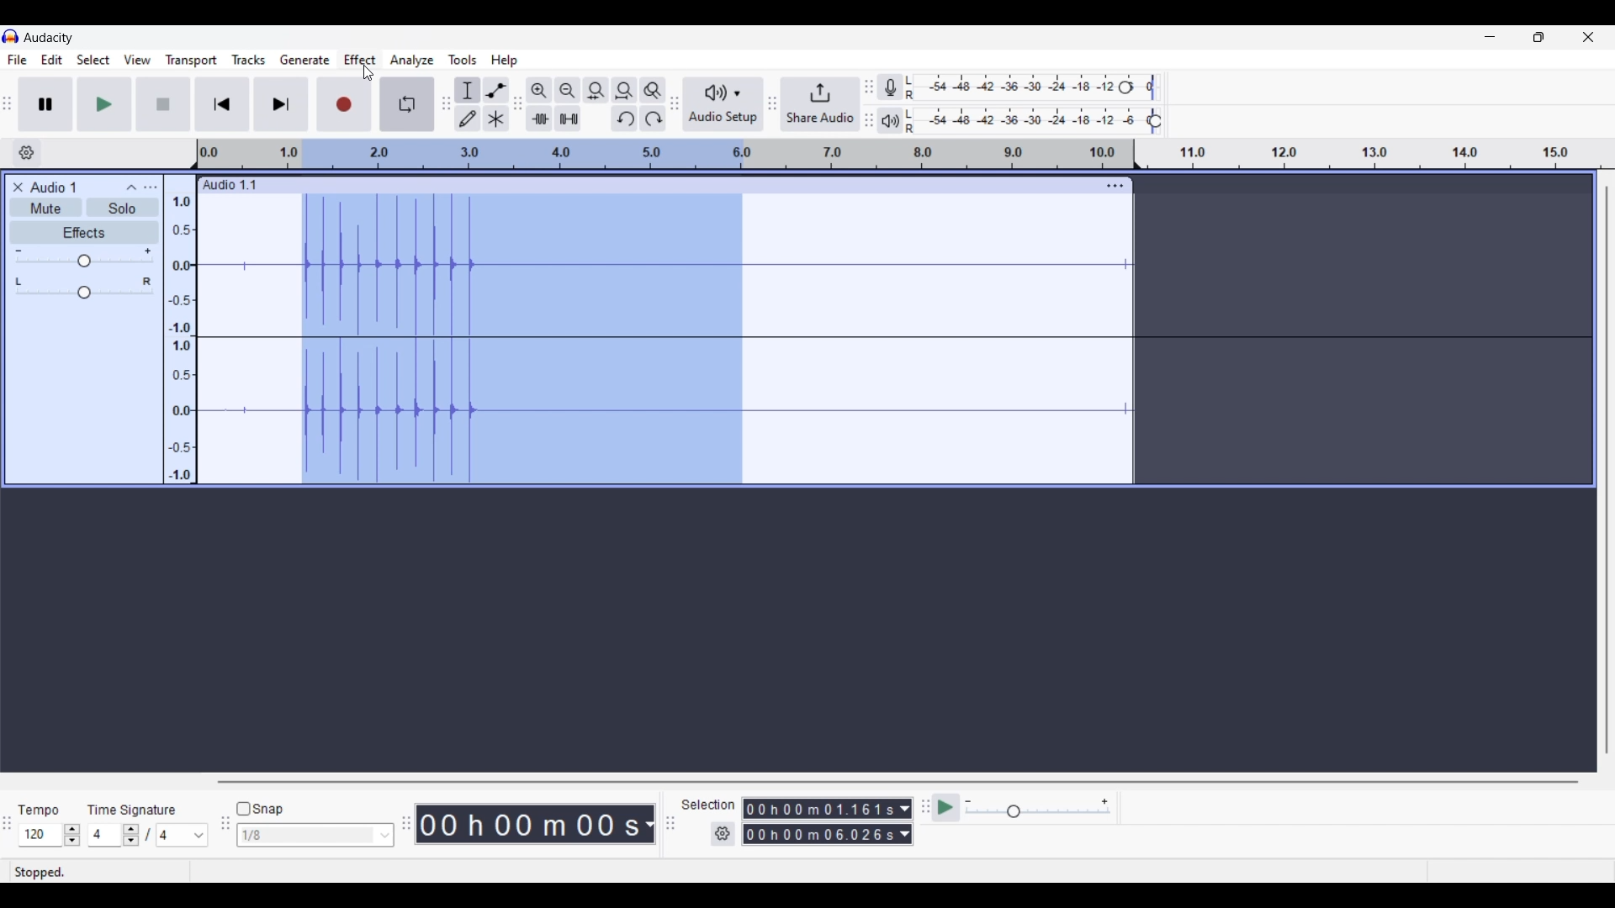 This screenshot has width=1615, height=908. Describe the element at coordinates (724, 104) in the screenshot. I see `Audio setup` at that location.